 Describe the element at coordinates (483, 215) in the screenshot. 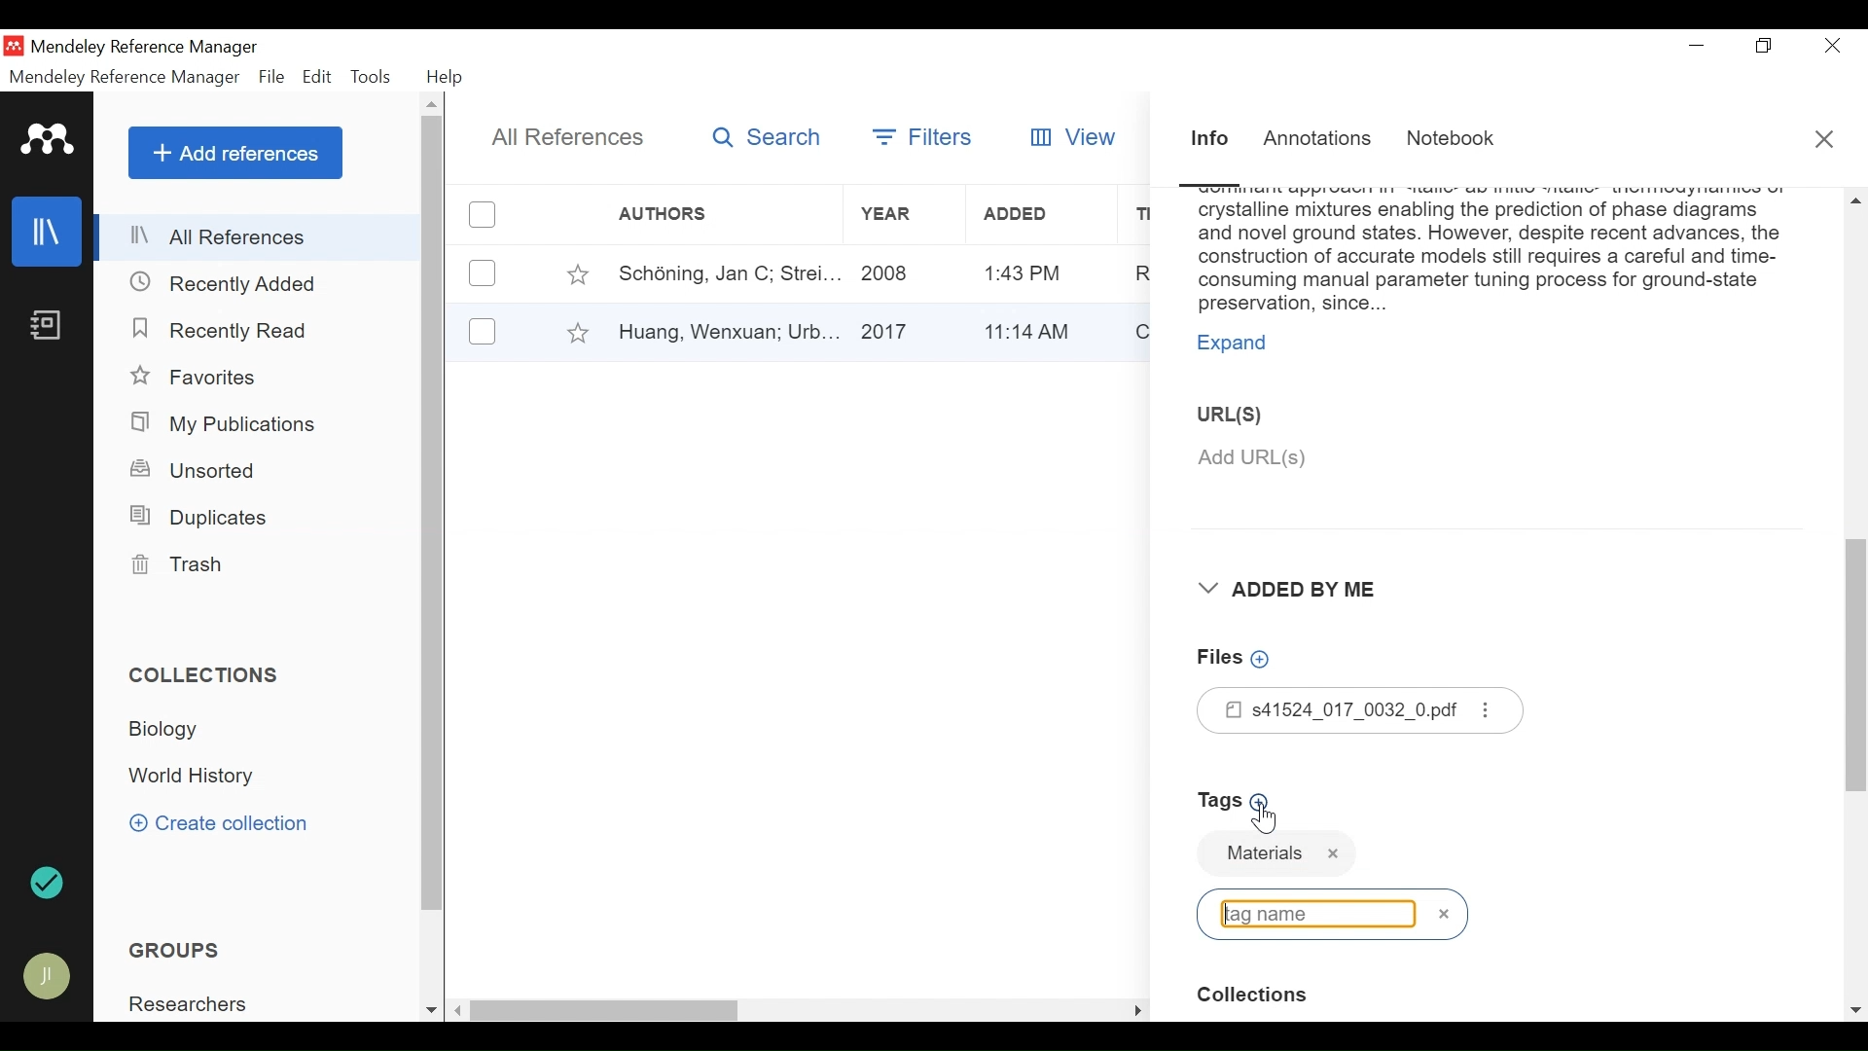

I see `(un)select all` at that location.